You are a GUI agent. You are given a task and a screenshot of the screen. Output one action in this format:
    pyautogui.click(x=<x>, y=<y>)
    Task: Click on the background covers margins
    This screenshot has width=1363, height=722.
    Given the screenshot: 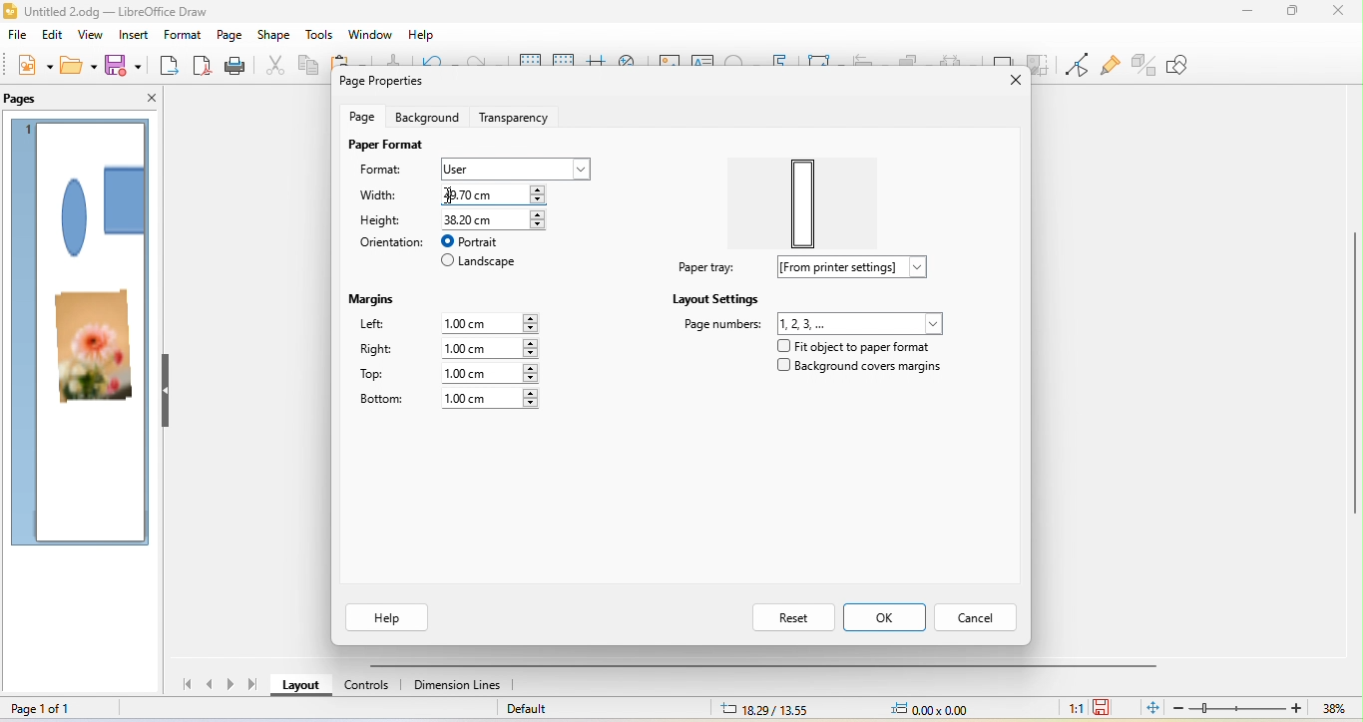 What is the action you would take?
    pyautogui.click(x=866, y=370)
    